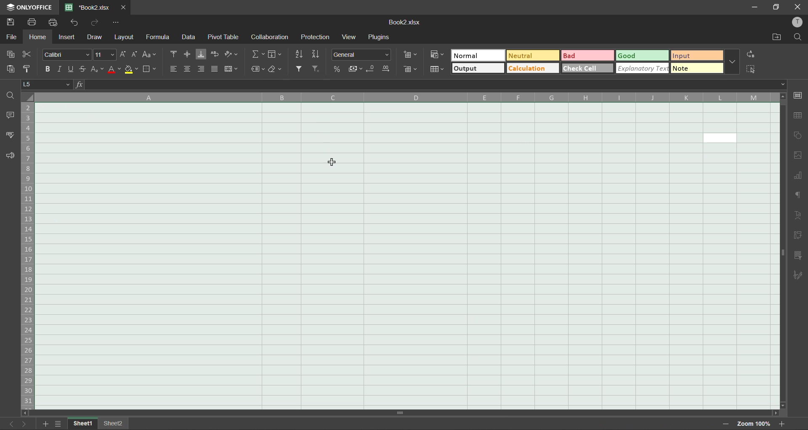  What do you see at coordinates (404, 22) in the screenshot?
I see `filename` at bounding box center [404, 22].